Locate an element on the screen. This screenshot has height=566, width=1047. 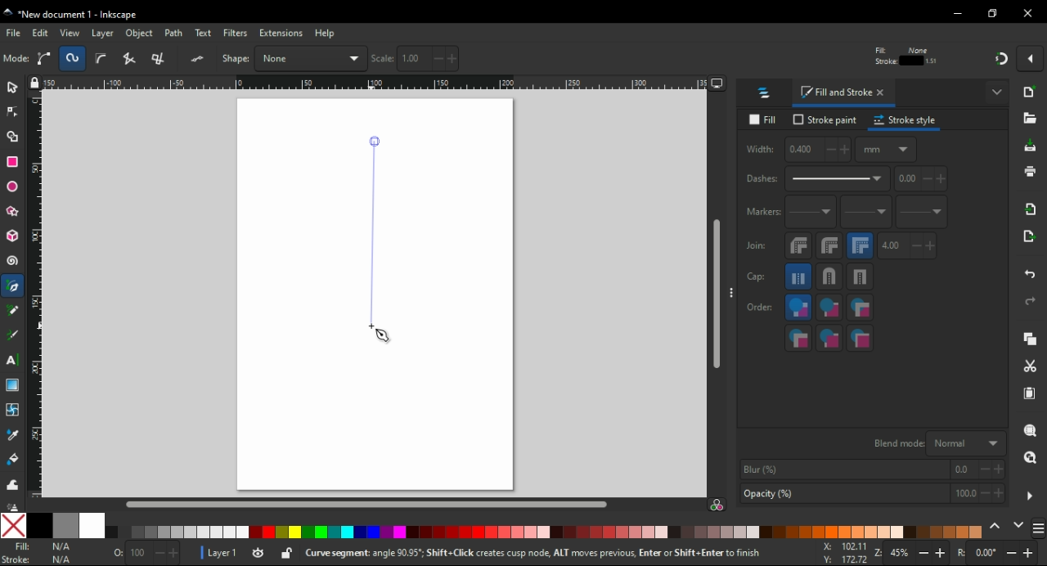
markers is located at coordinates (762, 212).